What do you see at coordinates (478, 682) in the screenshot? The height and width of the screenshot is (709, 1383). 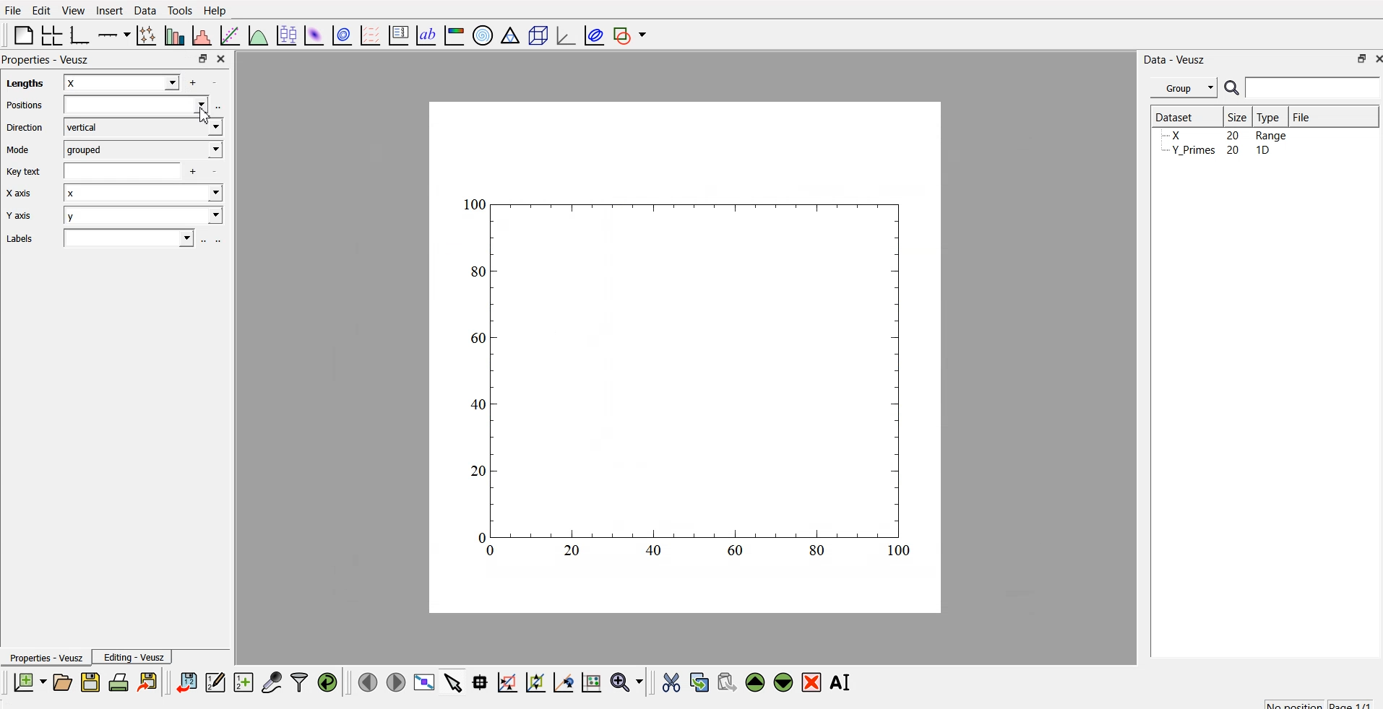 I see `read datapoint on graph` at bounding box center [478, 682].